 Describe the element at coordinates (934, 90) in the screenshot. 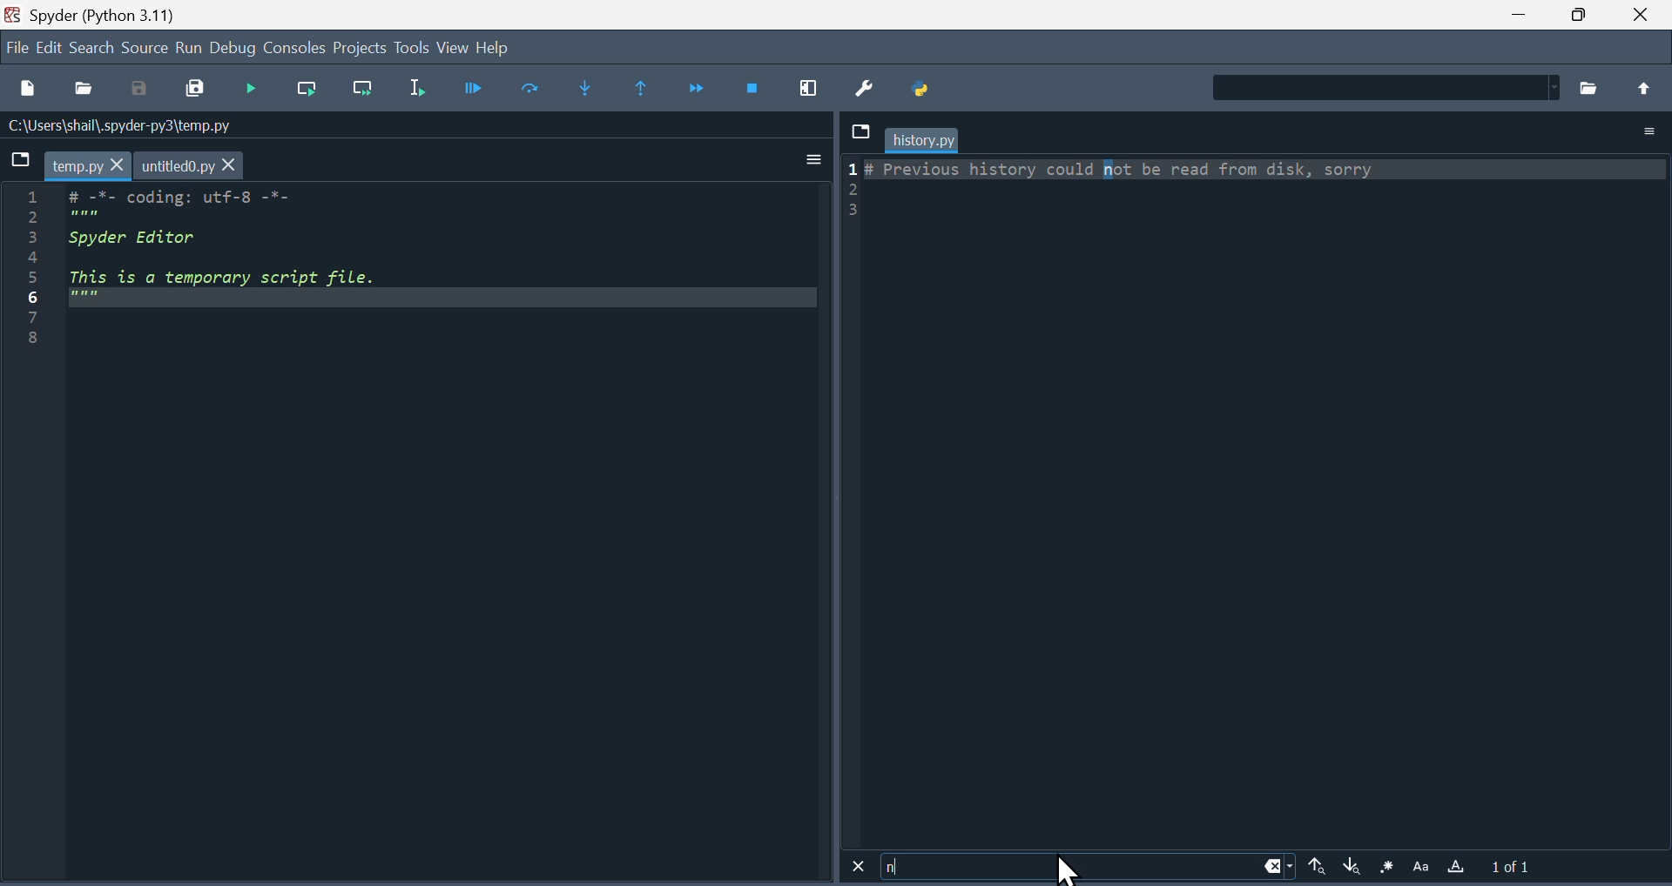

I see `Pythonpath manager` at that location.